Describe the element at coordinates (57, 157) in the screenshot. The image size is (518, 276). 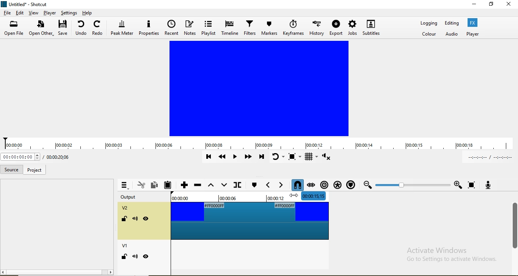
I see `Current position` at that location.